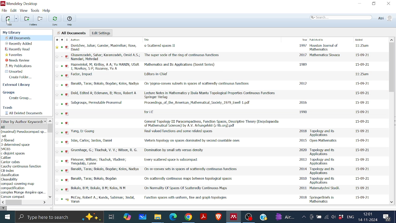  What do you see at coordinates (97, 103) in the screenshot?
I see `Autho` at bounding box center [97, 103].